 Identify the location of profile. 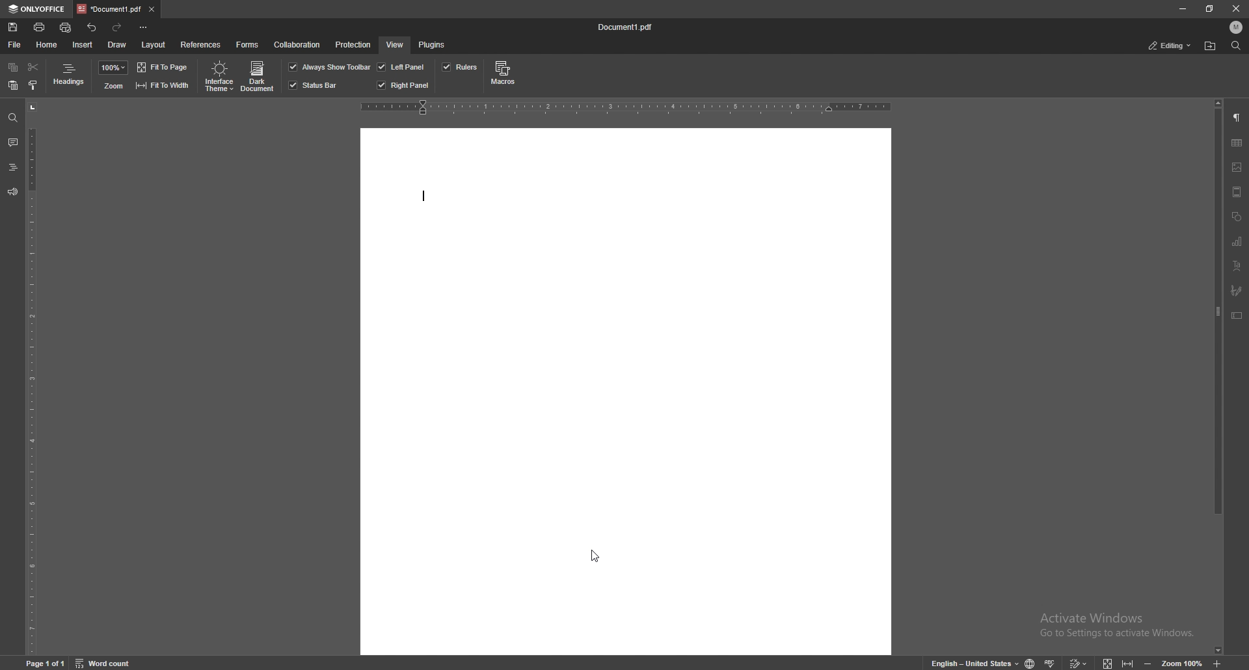
(1237, 27).